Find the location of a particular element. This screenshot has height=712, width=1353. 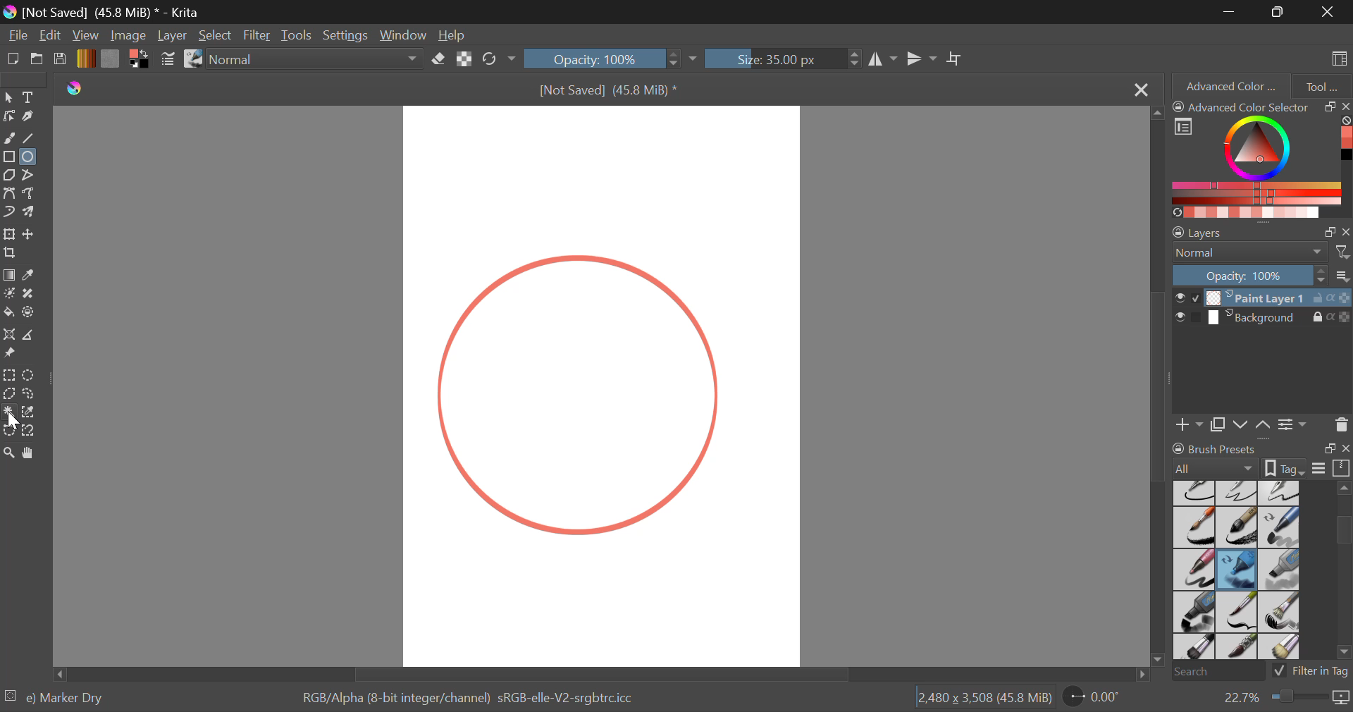

Rectangle is located at coordinates (8, 157).